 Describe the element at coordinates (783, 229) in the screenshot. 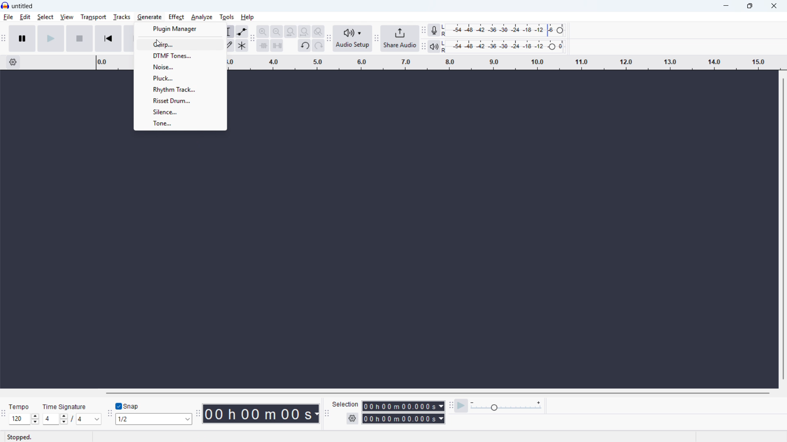

I see `vertical scrollbar` at that location.